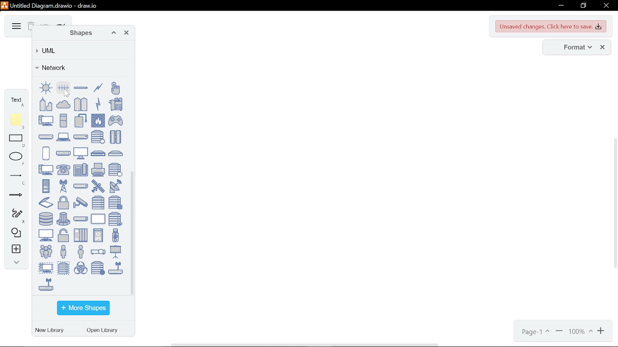 The width and height of the screenshot is (618, 347). What do you see at coordinates (115, 235) in the screenshot?
I see `USB stick` at bounding box center [115, 235].